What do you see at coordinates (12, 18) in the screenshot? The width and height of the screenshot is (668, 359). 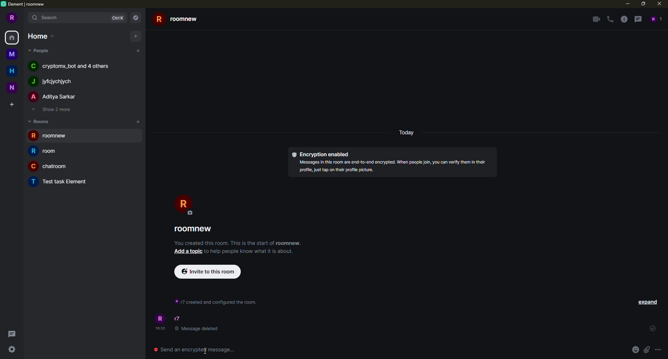 I see `profile` at bounding box center [12, 18].